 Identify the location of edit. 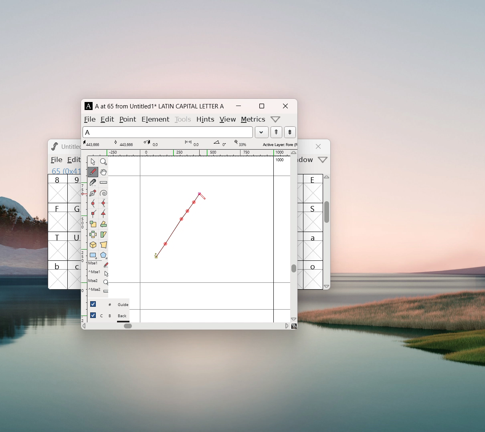
(108, 119).